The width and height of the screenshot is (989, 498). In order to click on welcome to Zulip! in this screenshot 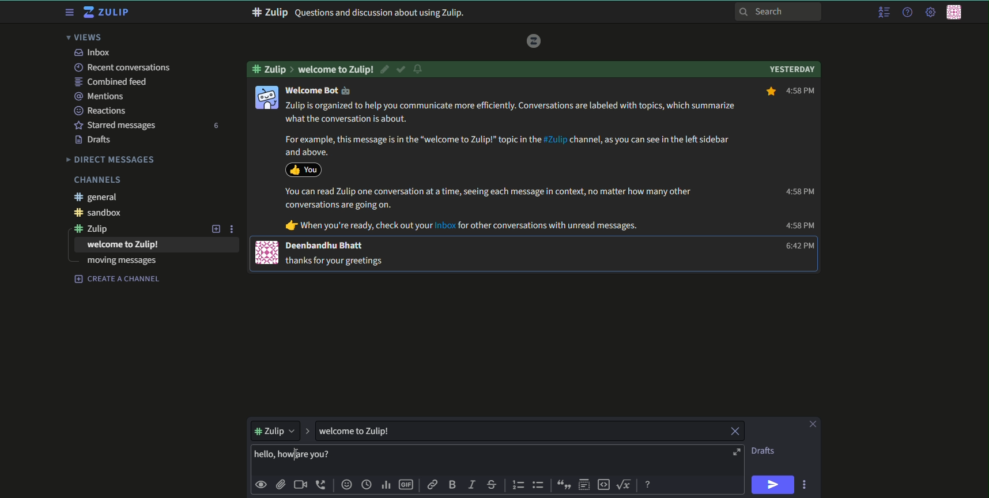, I will do `click(122, 245)`.